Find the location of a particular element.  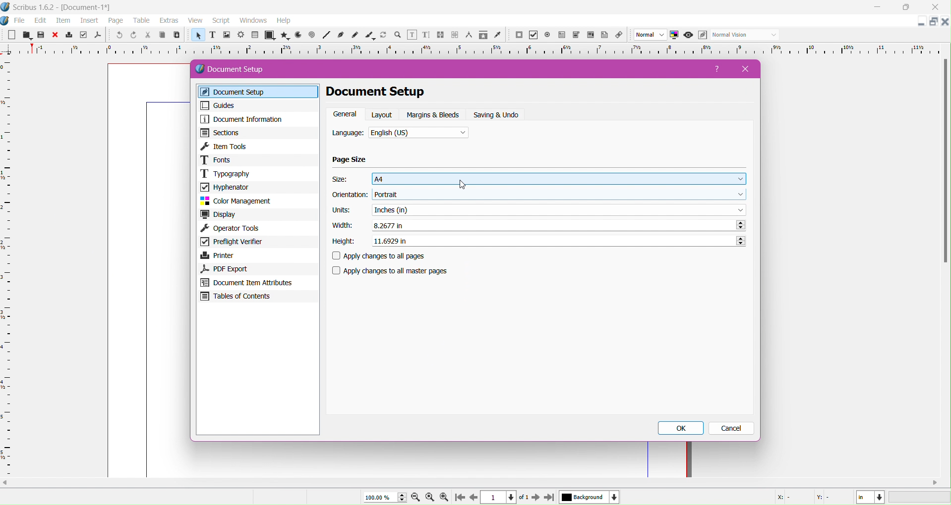

Apply changes to all master pages is located at coordinates (396, 271).